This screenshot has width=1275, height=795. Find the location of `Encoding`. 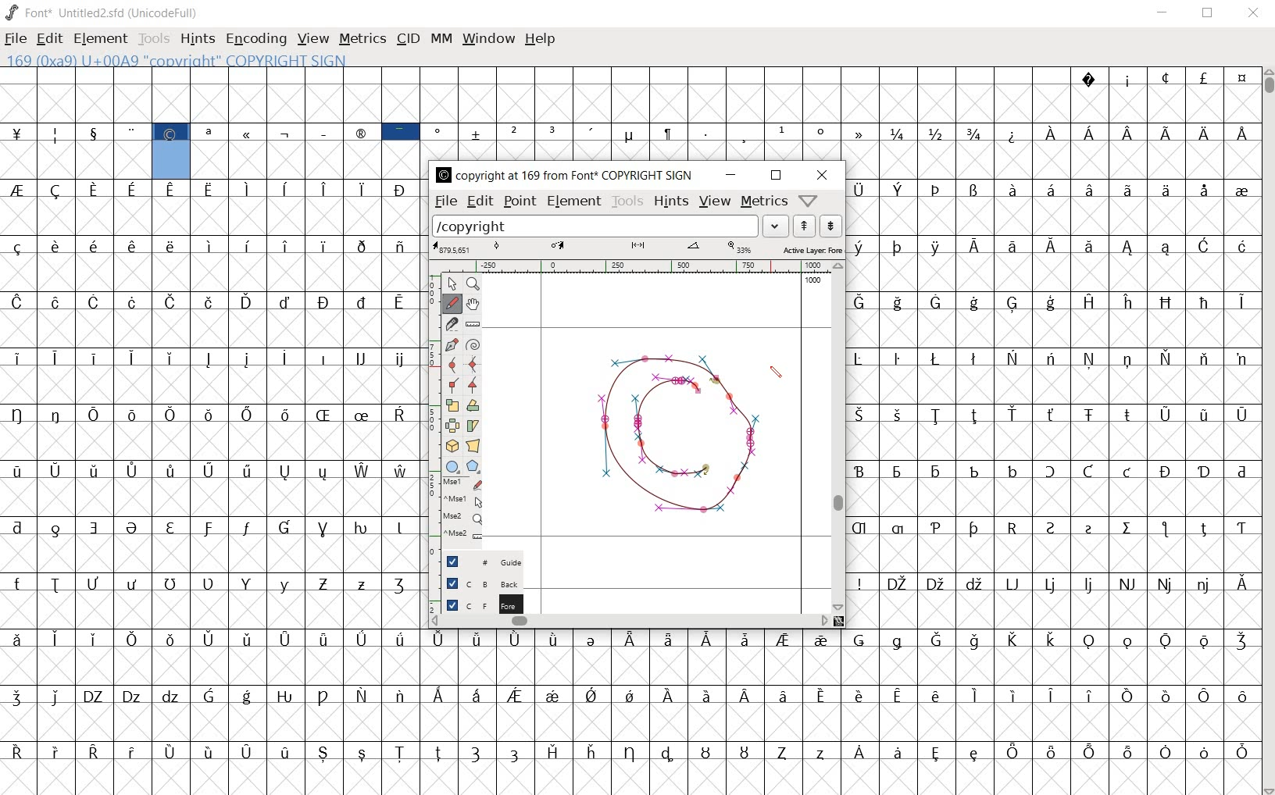

Encoding is located at coordinates (255, 39).